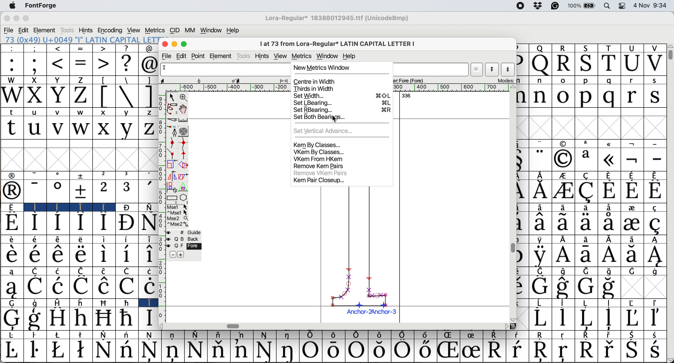 The width and height of the screenshot is (674, 363). I want to click on Symbol, so click(587, 191).